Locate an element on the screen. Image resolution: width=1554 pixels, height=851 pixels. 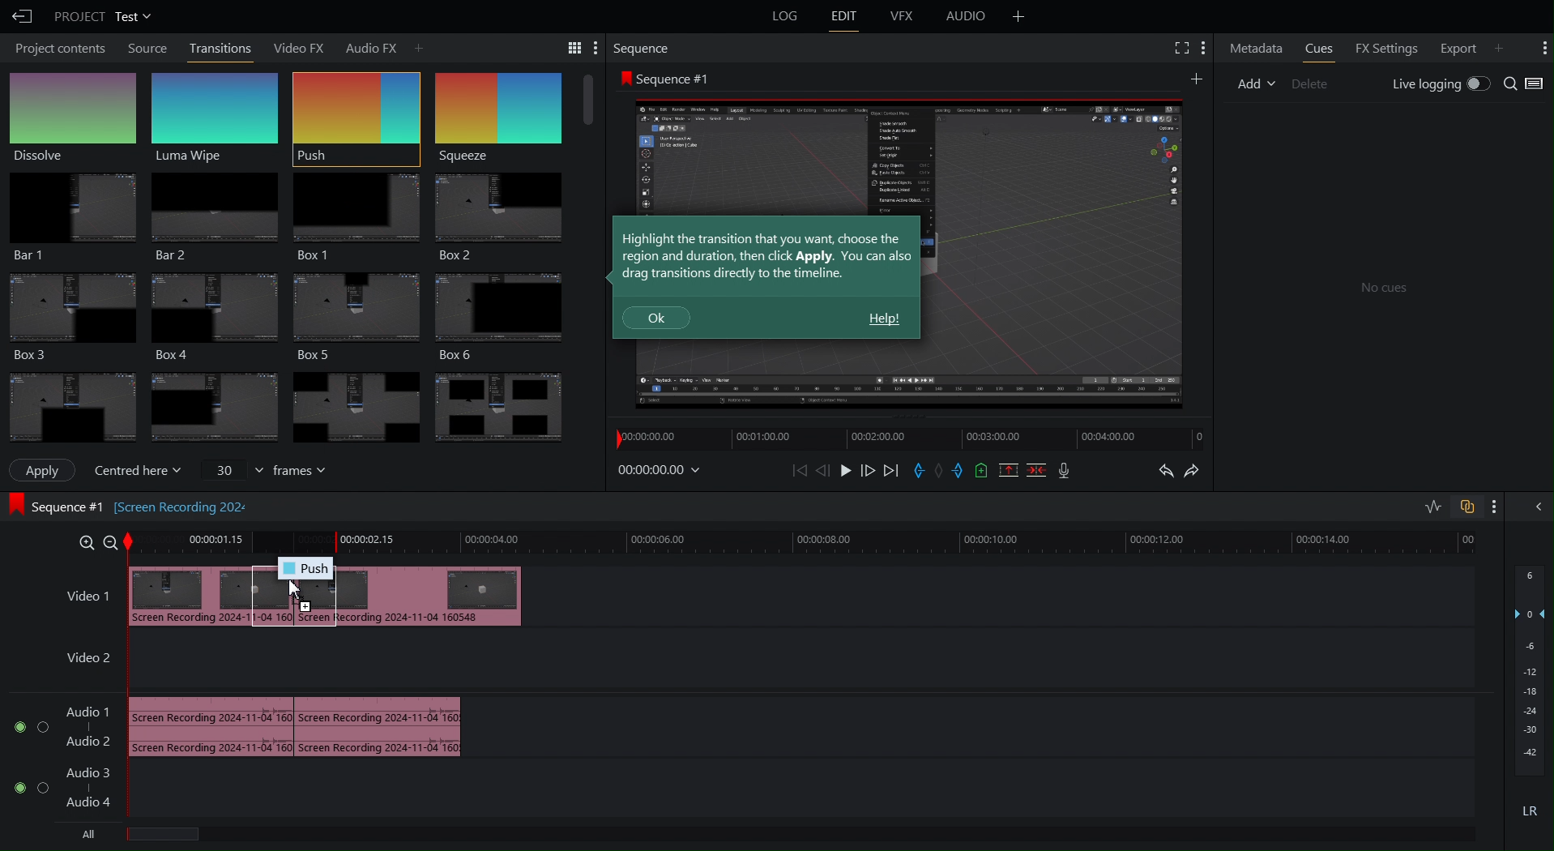
Add is located at coordinates (417, 46).